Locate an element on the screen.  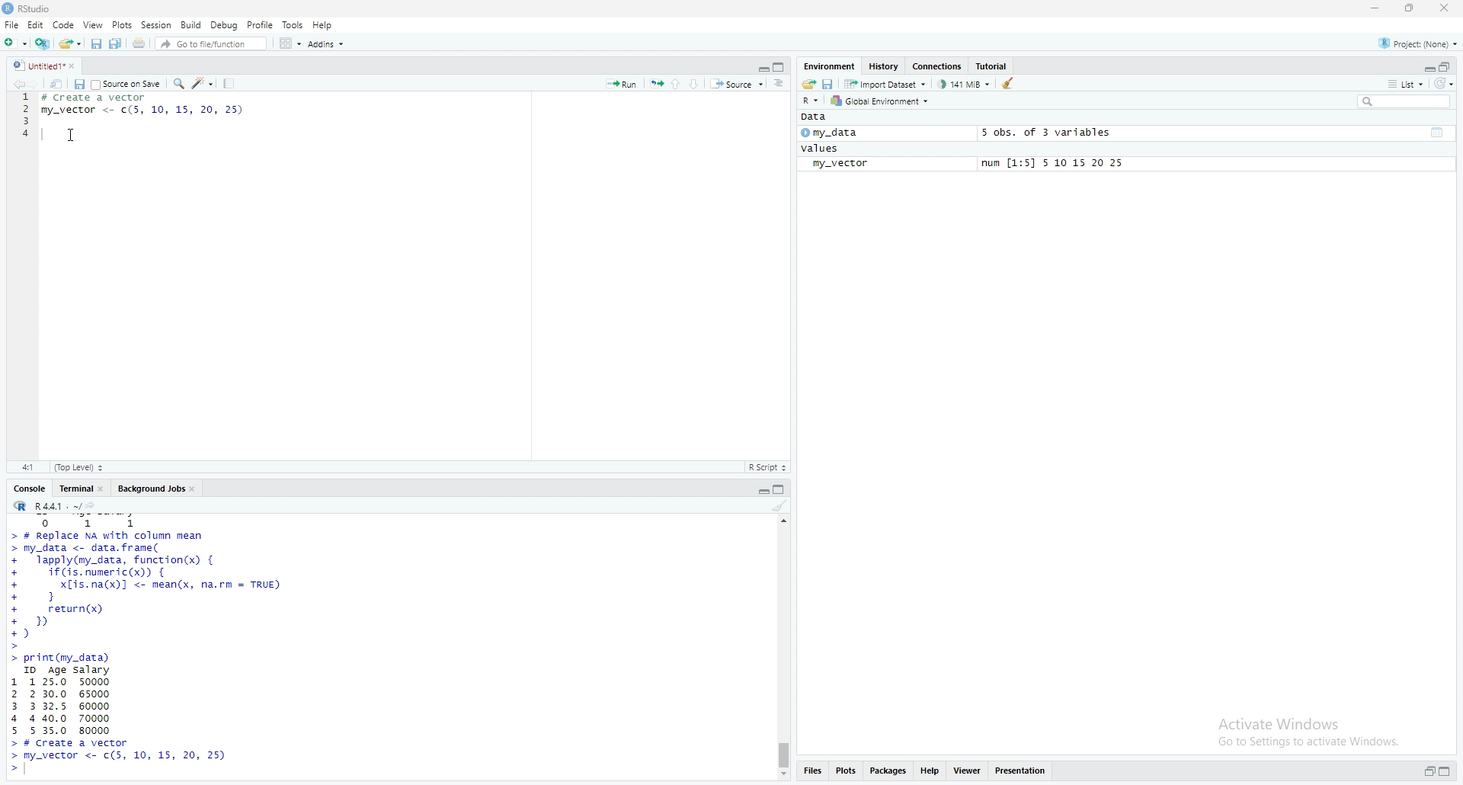
minimize is located at coordinates (1374, 8).